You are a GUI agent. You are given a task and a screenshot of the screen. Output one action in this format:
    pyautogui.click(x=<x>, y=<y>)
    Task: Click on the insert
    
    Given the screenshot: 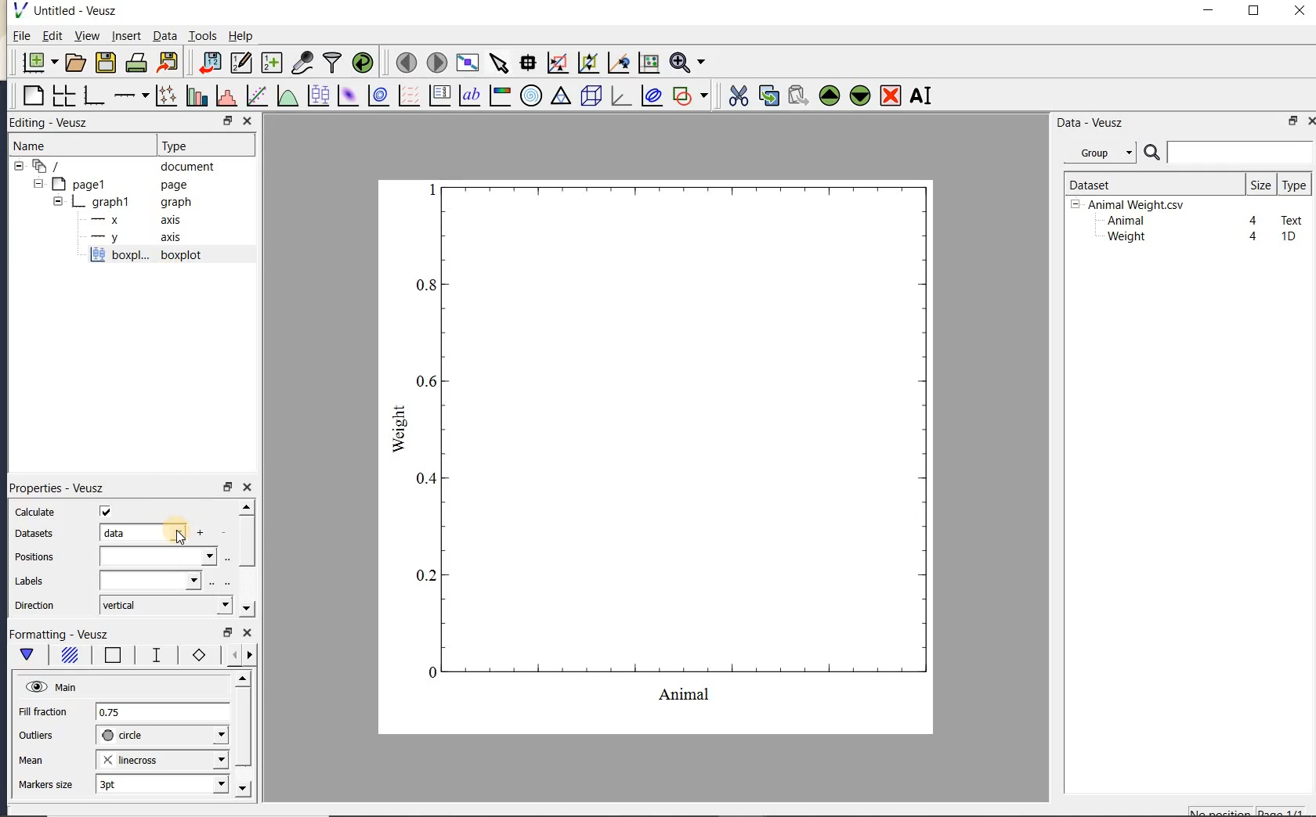 What is the action you would take?
    pyautogui.click(x=126, y=35)
    